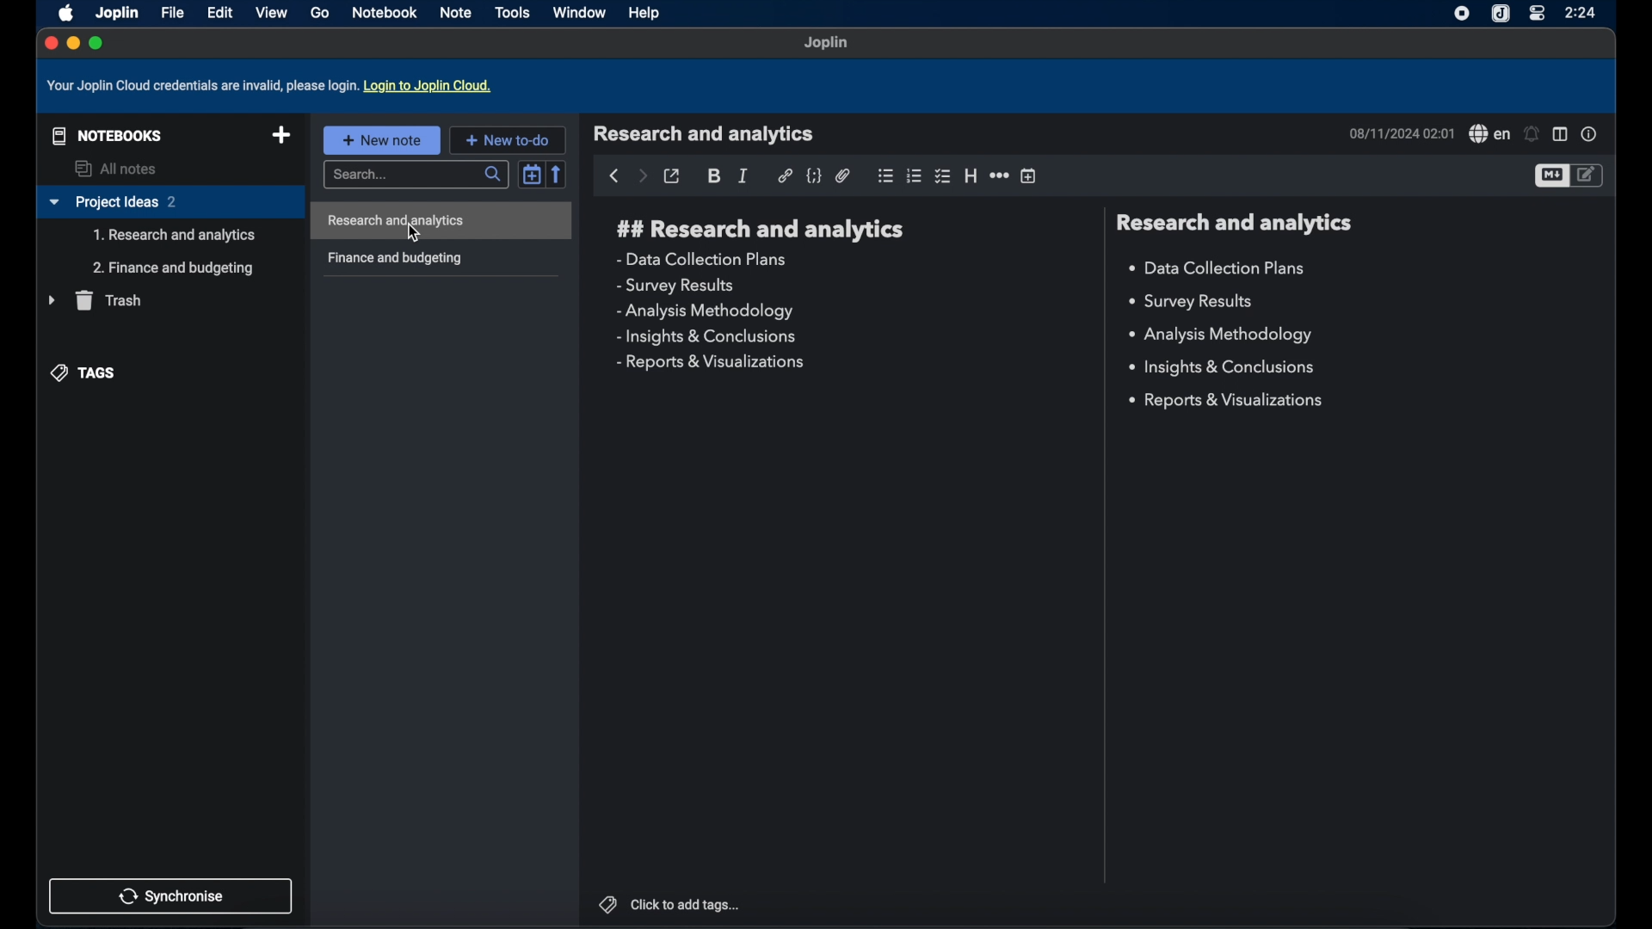 This screenshot has width=1652, height=929. What do you see at coordinates (715, 176) in the screenshot?
I see `bold` at bounding box center [715, 176].